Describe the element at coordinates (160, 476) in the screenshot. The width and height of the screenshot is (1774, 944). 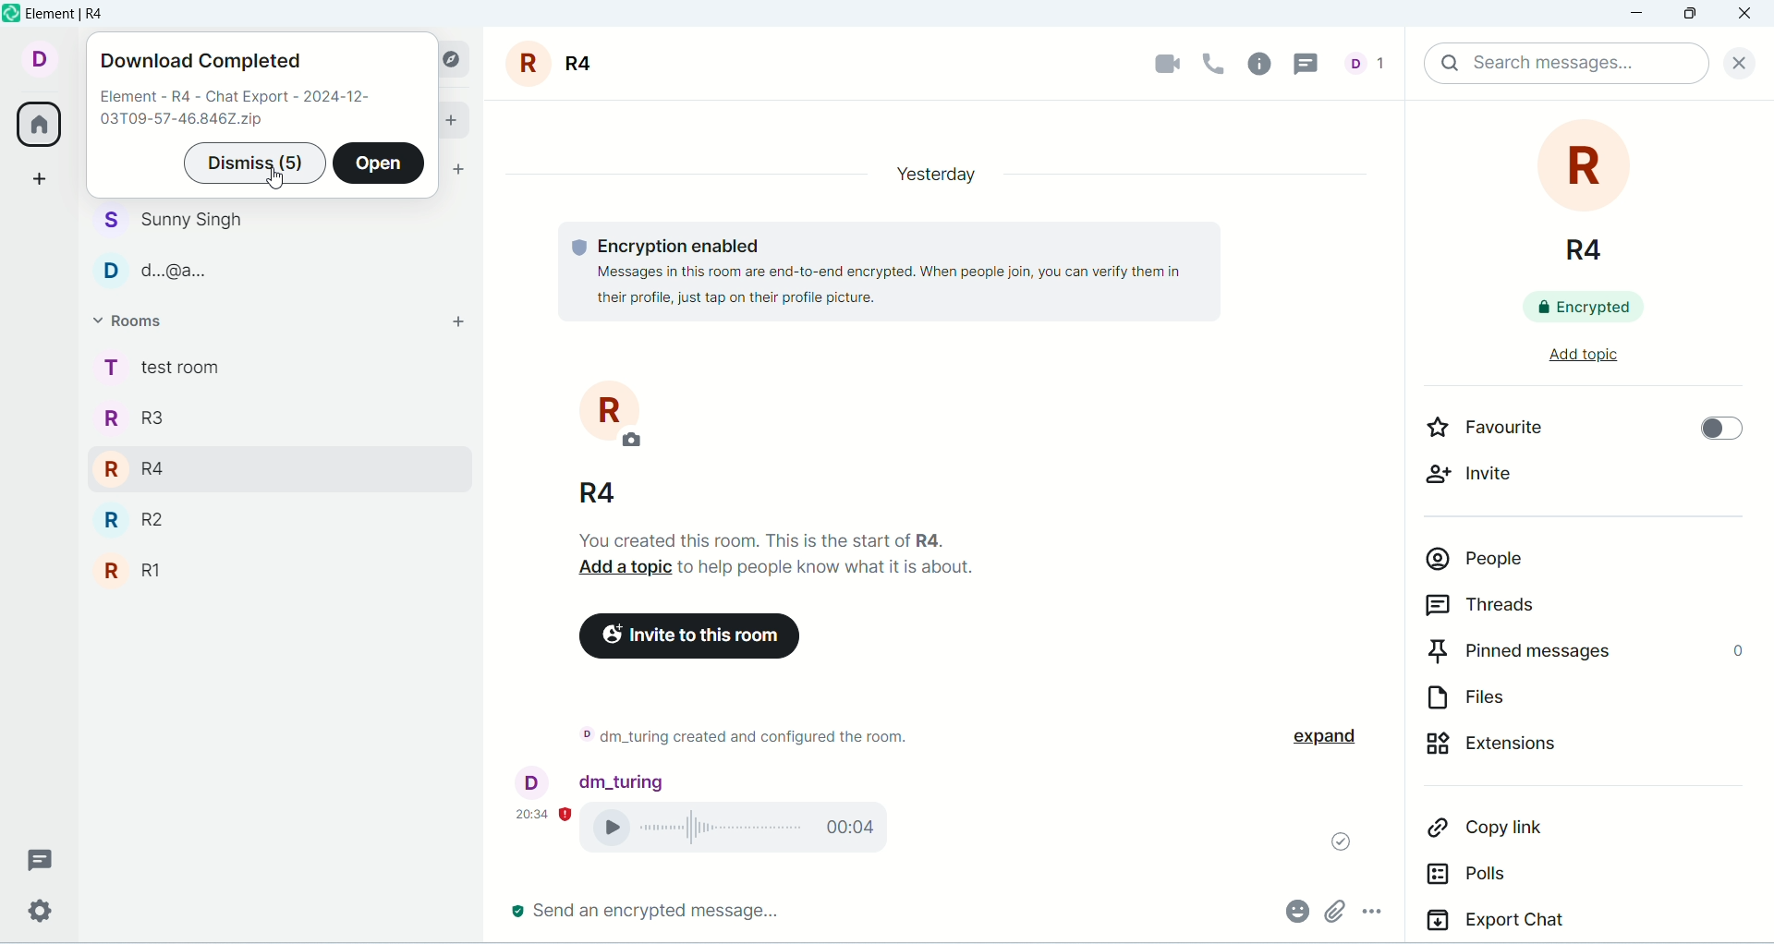
I see `rooms` at that location.